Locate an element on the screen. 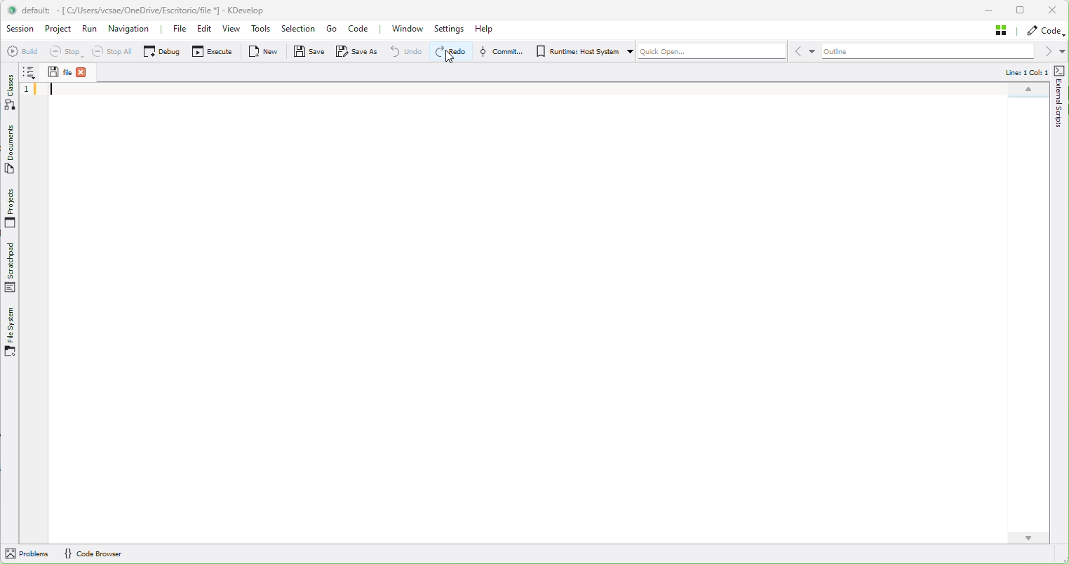 The image size is (1069, 564). Project is located at coordinates (58, 31).